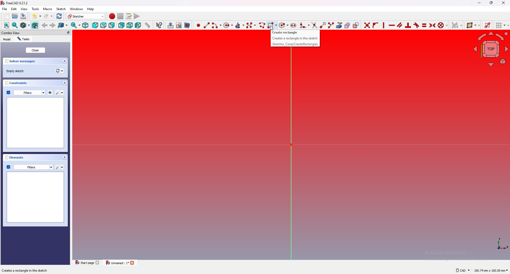  Describe the element at coordinates (137, 16) in the screenshot. I see `execute macro` at that location.